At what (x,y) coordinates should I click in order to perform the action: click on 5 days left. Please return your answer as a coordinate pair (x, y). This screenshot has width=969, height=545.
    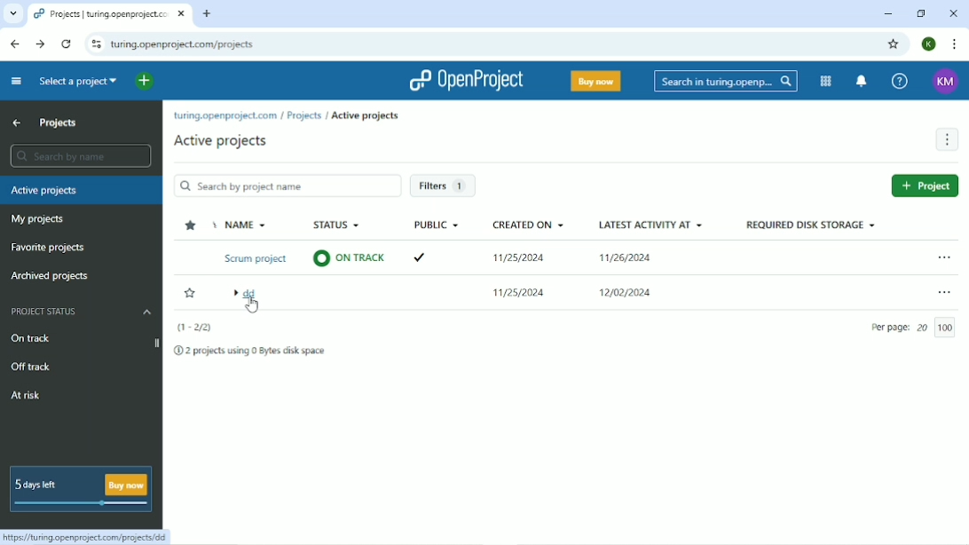
    Looking at the image, I should click on (82, 488).